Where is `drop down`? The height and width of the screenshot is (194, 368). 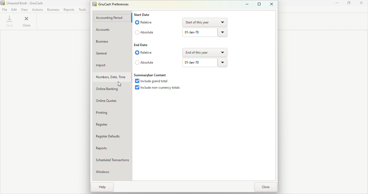
drop down is located at coordinates (224, 63).